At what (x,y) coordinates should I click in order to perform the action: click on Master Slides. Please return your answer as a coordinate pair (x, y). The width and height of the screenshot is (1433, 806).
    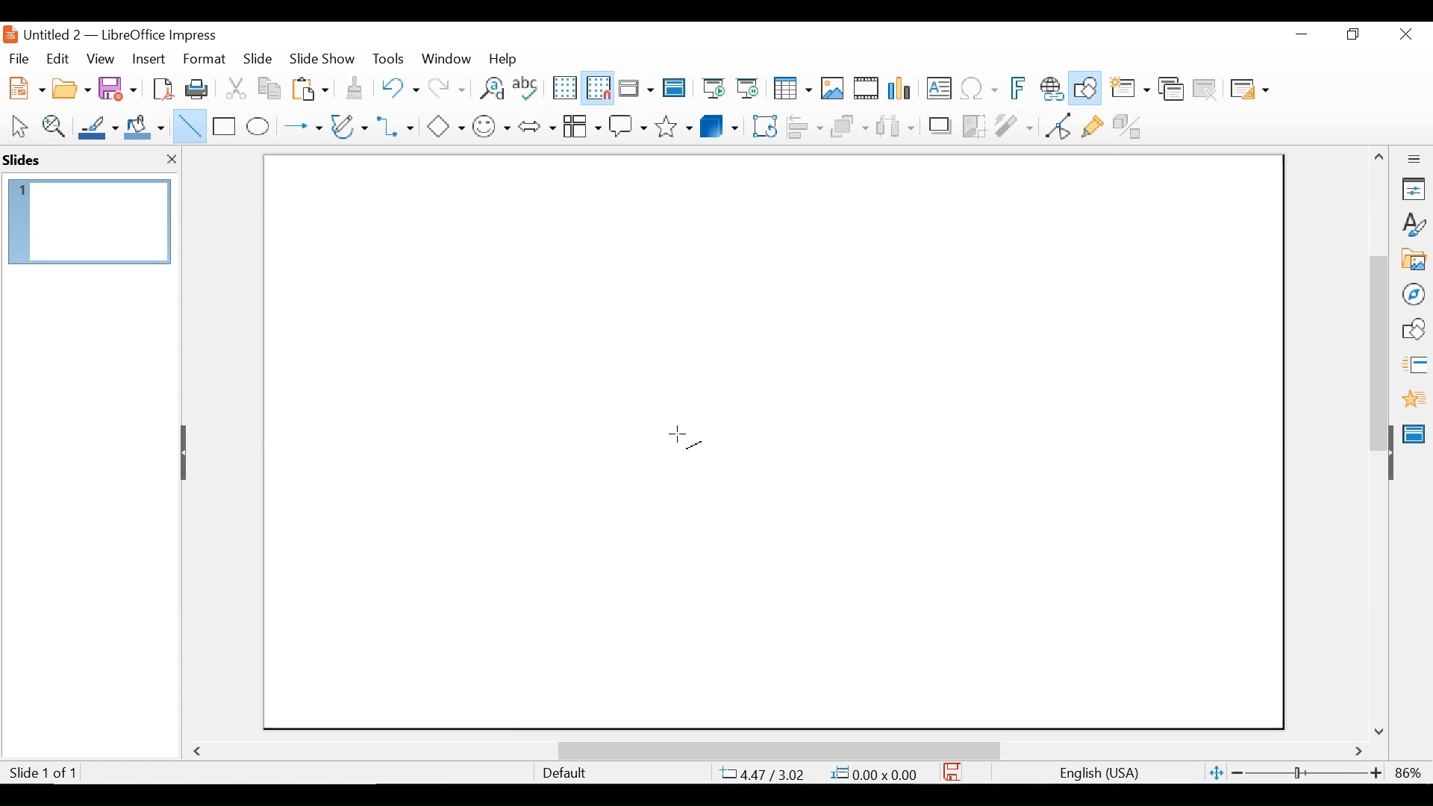
    Looking at the image, I should click on (675, 90).